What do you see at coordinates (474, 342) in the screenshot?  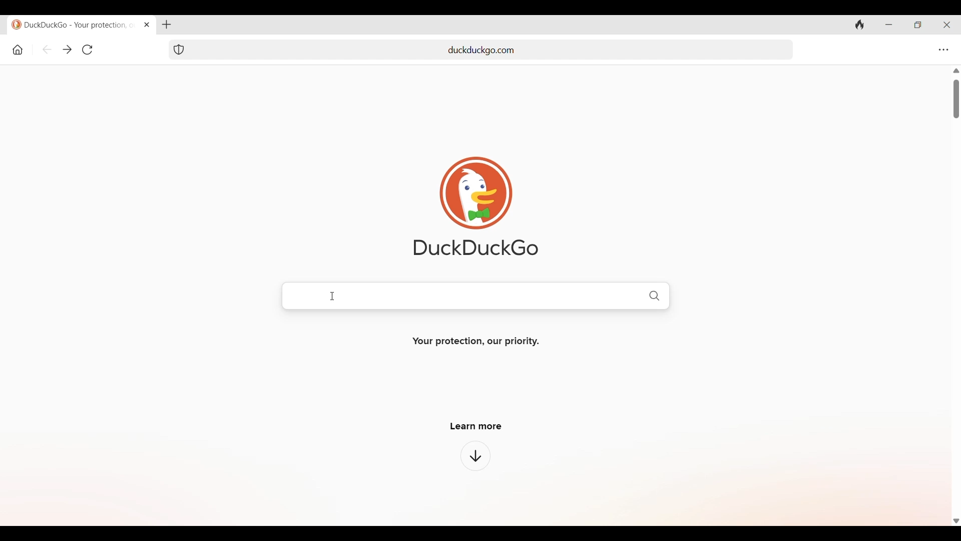 I see `Your protection, our priority.` at bounding box center [474, 342].